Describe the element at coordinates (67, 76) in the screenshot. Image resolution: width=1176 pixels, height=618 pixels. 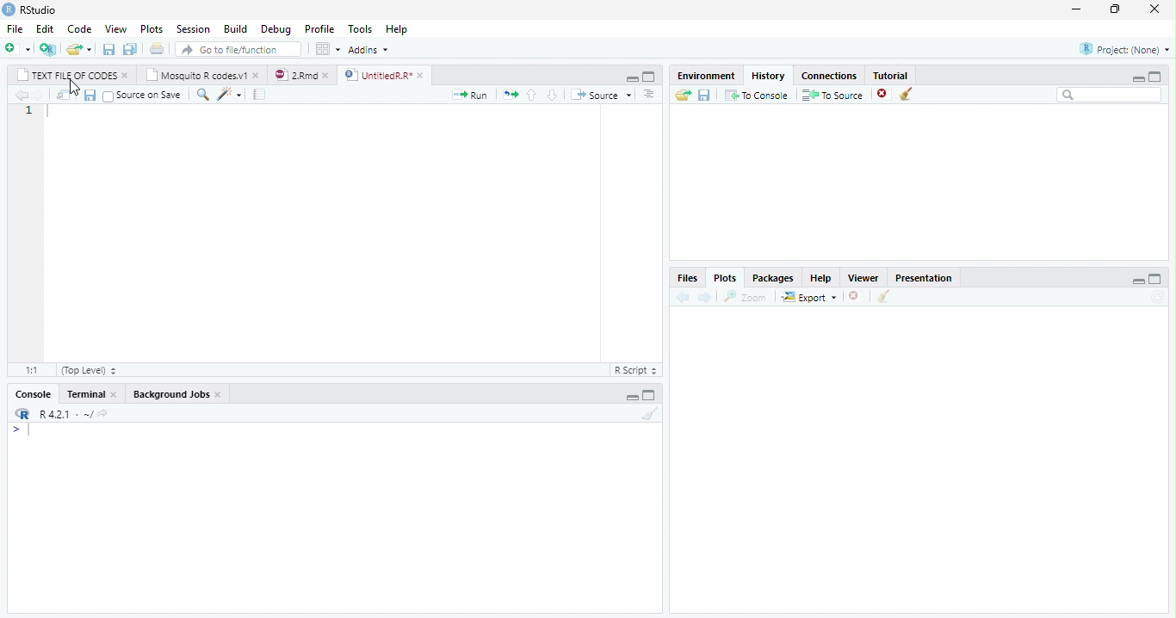
I see `text file of codes` at that location.